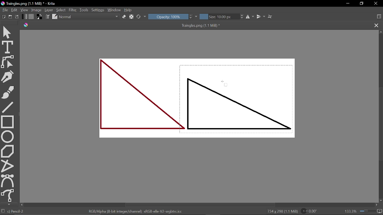  Describe the element at coordinates (17, 17) in the screenshot. I see `Save` at that location.